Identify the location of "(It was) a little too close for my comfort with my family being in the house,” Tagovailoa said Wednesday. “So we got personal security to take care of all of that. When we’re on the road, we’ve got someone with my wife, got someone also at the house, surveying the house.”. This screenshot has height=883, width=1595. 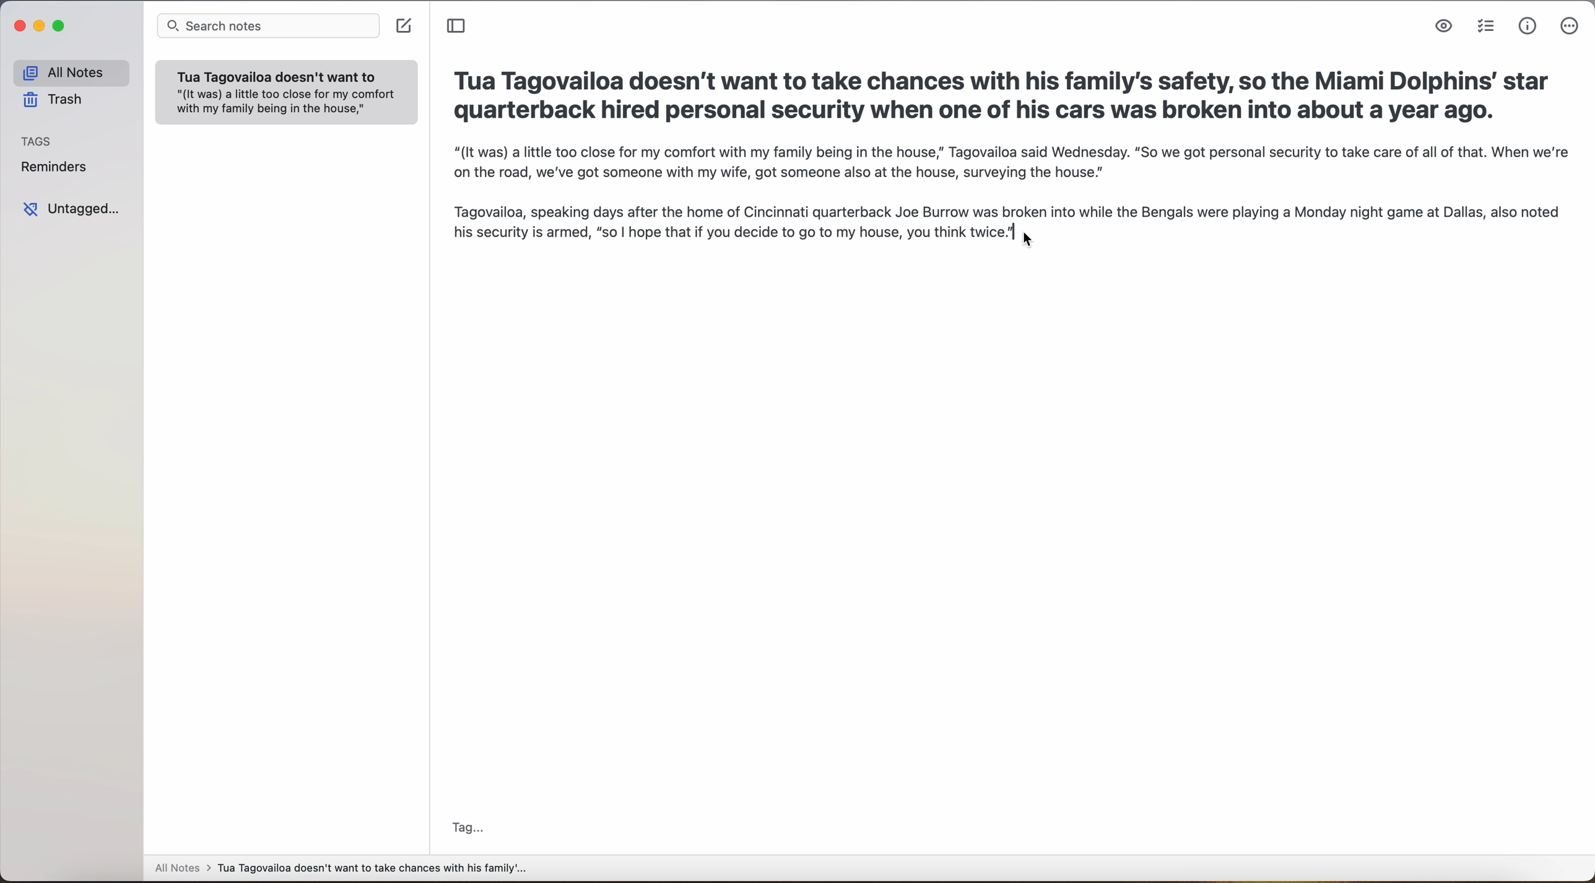
(1002, 191).